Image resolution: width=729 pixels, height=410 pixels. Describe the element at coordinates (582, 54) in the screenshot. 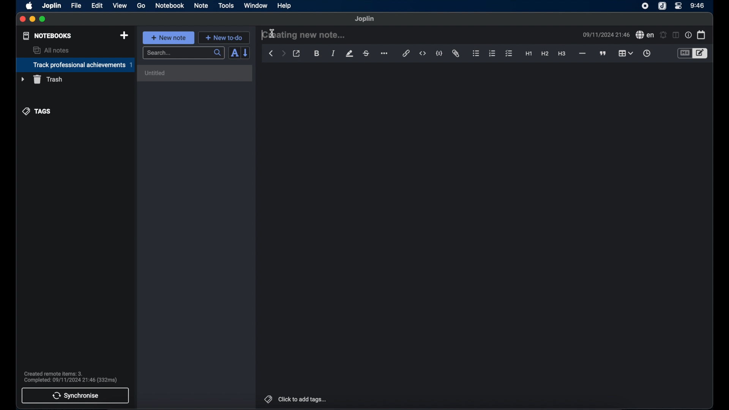

I see `horizontal line` at that location.